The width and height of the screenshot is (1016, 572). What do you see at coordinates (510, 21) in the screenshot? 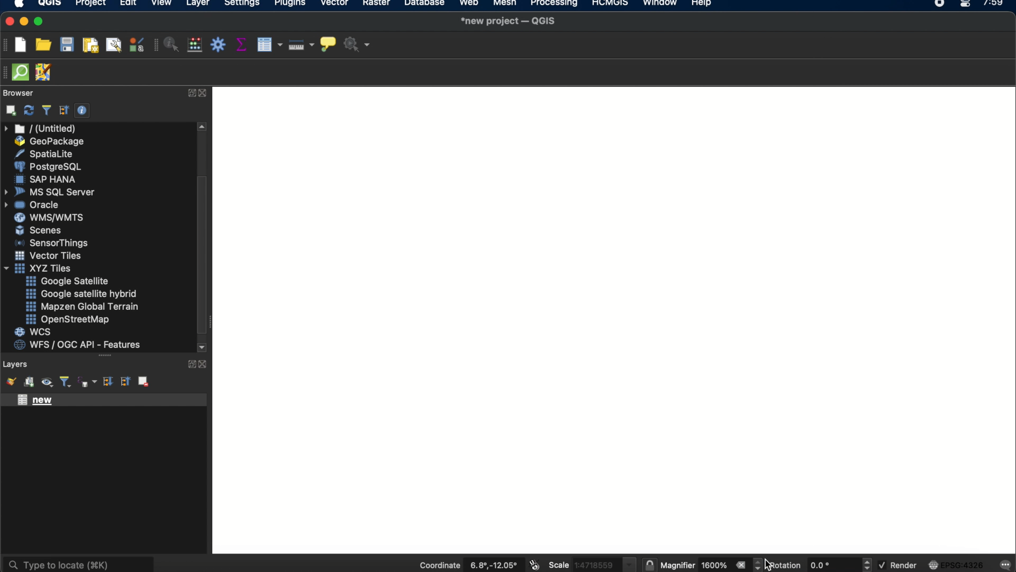
I see `New project - qgis` at bounding box center [510, 21].